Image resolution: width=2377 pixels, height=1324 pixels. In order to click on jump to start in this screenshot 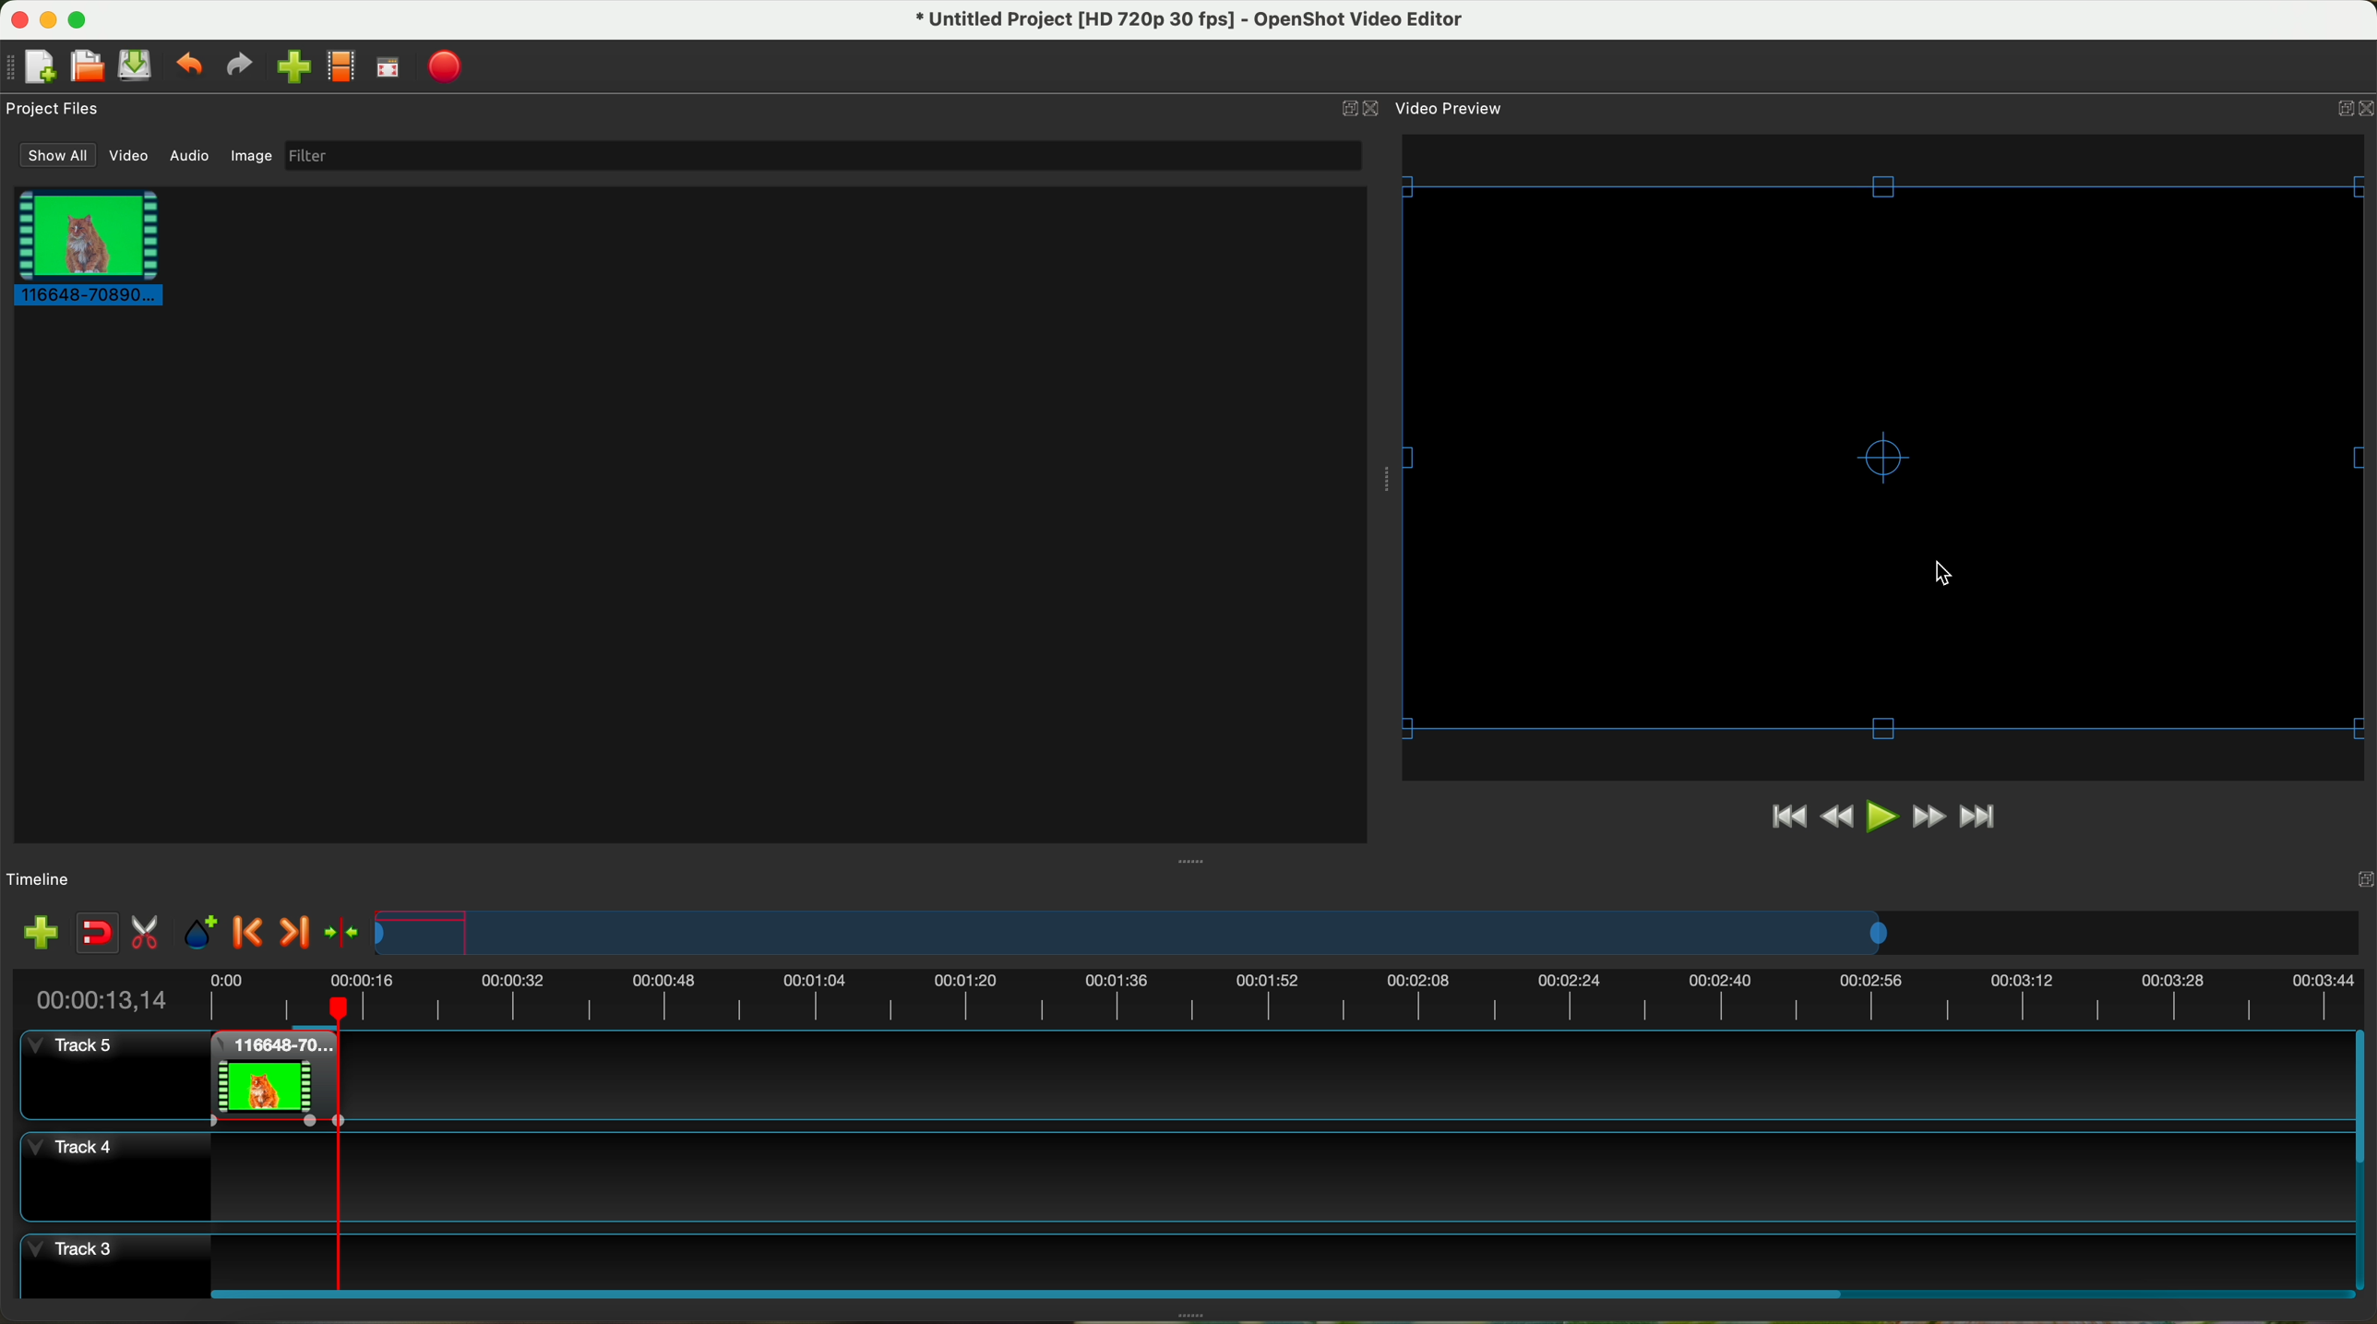, I will do `click(1786, 815)`.